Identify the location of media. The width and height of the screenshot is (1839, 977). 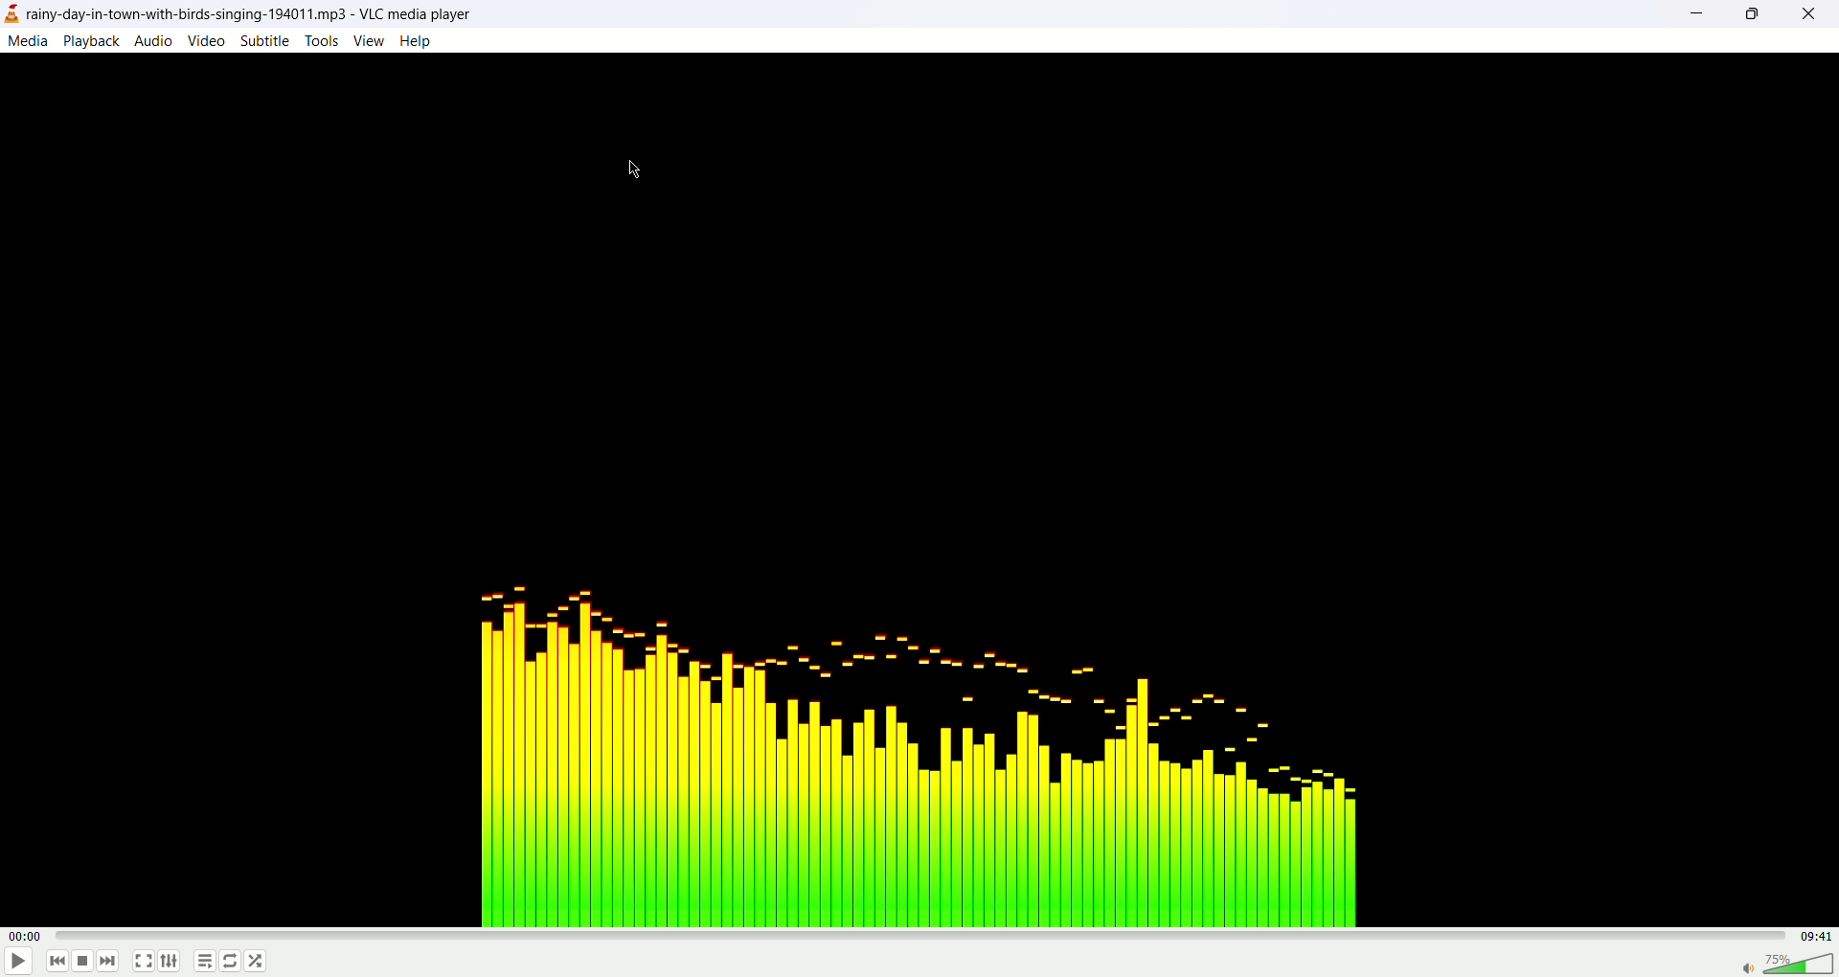
(29, 41).